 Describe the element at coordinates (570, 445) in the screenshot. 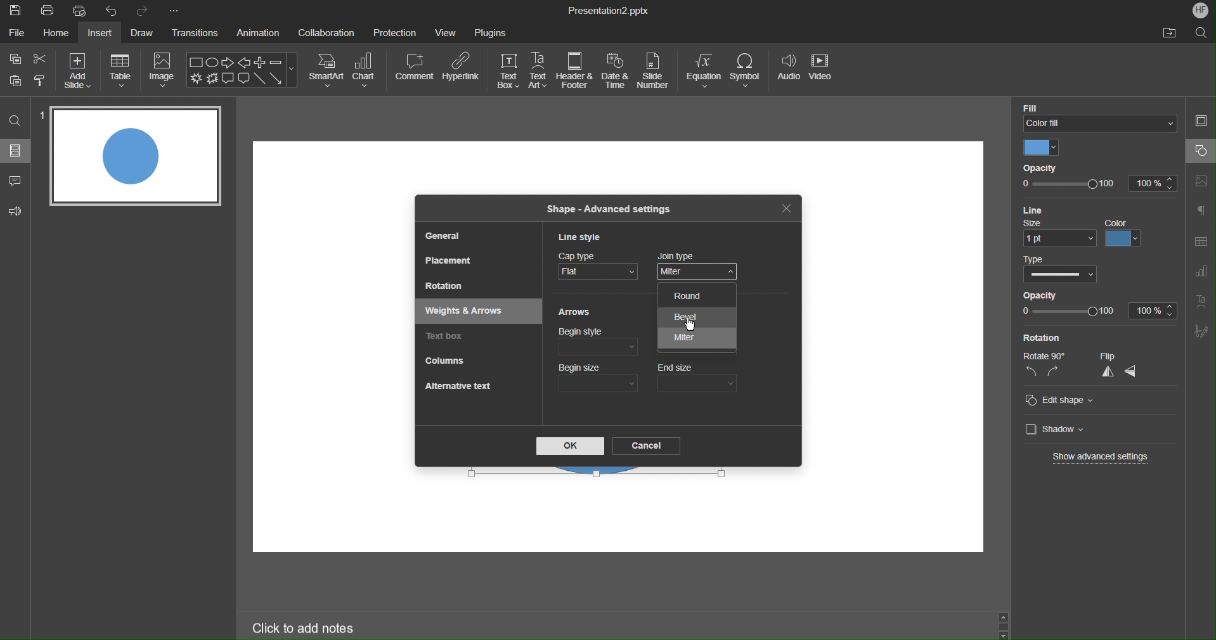

I see `OK` at that location.